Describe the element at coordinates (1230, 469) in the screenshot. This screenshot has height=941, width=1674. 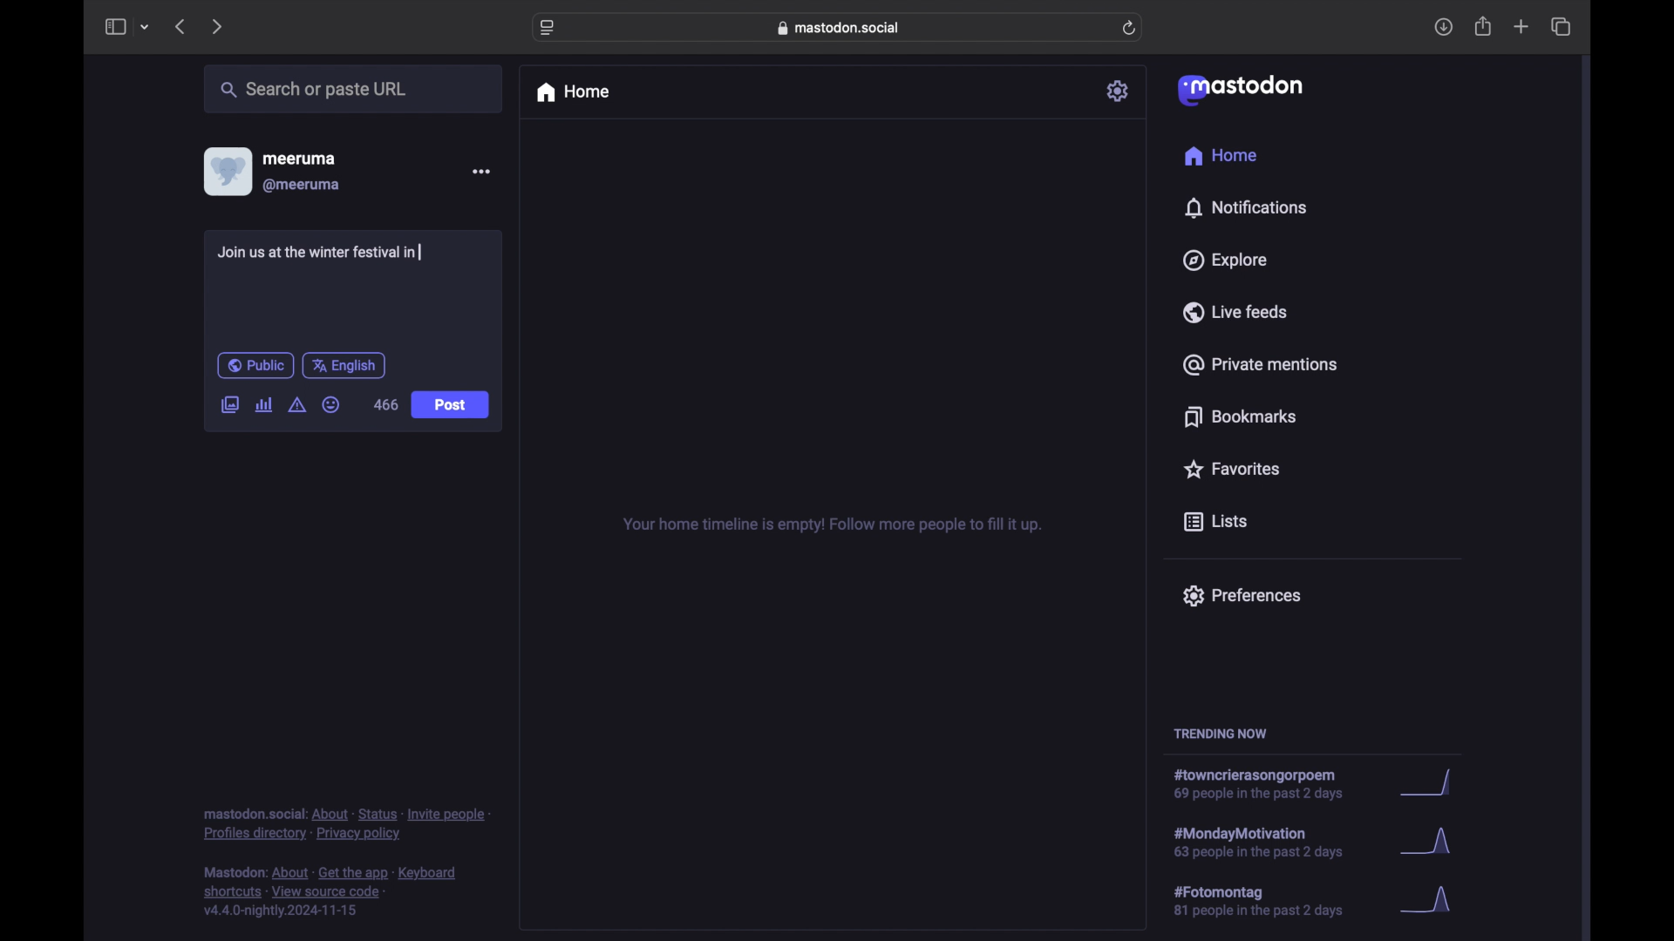
I see `favorites` at that location.